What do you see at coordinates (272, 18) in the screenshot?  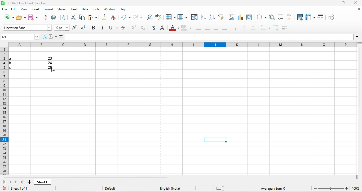 I see `hyperlink` at bounding box center [272, 18].